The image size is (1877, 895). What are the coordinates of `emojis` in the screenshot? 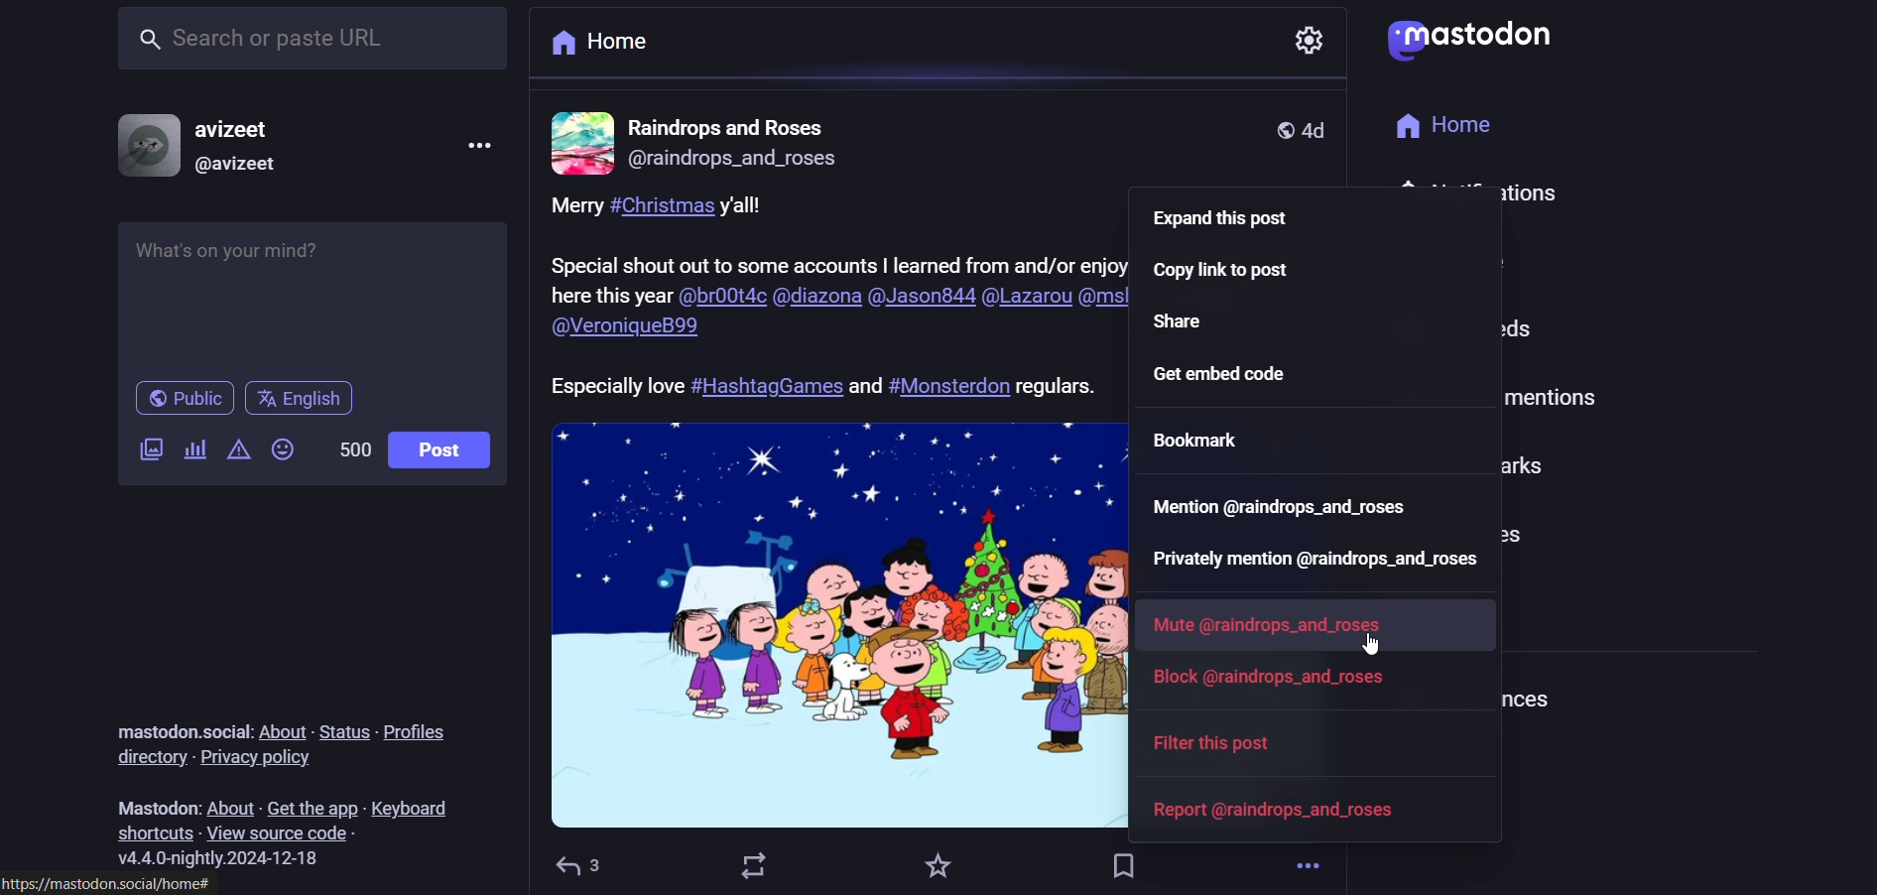 It's located at (285, 451).